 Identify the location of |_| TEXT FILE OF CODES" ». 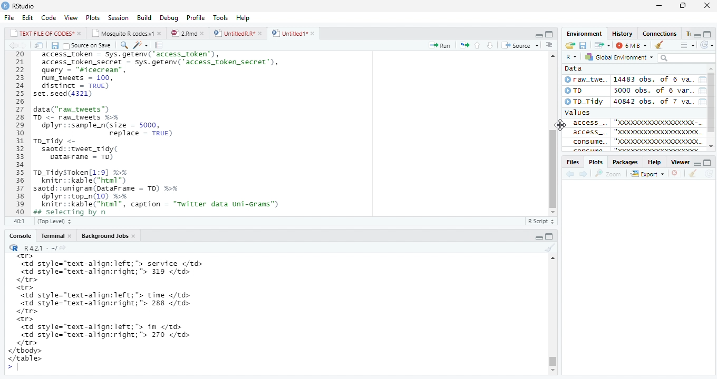
(40, 33).